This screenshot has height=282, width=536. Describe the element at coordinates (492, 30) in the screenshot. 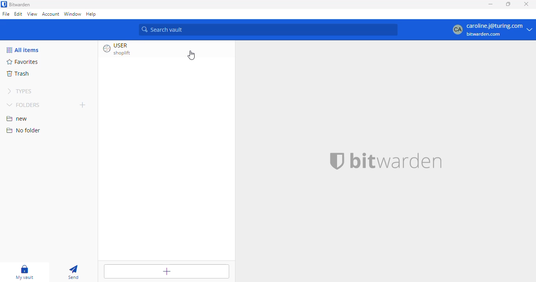

I see `caroline.j@turing.com   bitwarden.com` at that location.